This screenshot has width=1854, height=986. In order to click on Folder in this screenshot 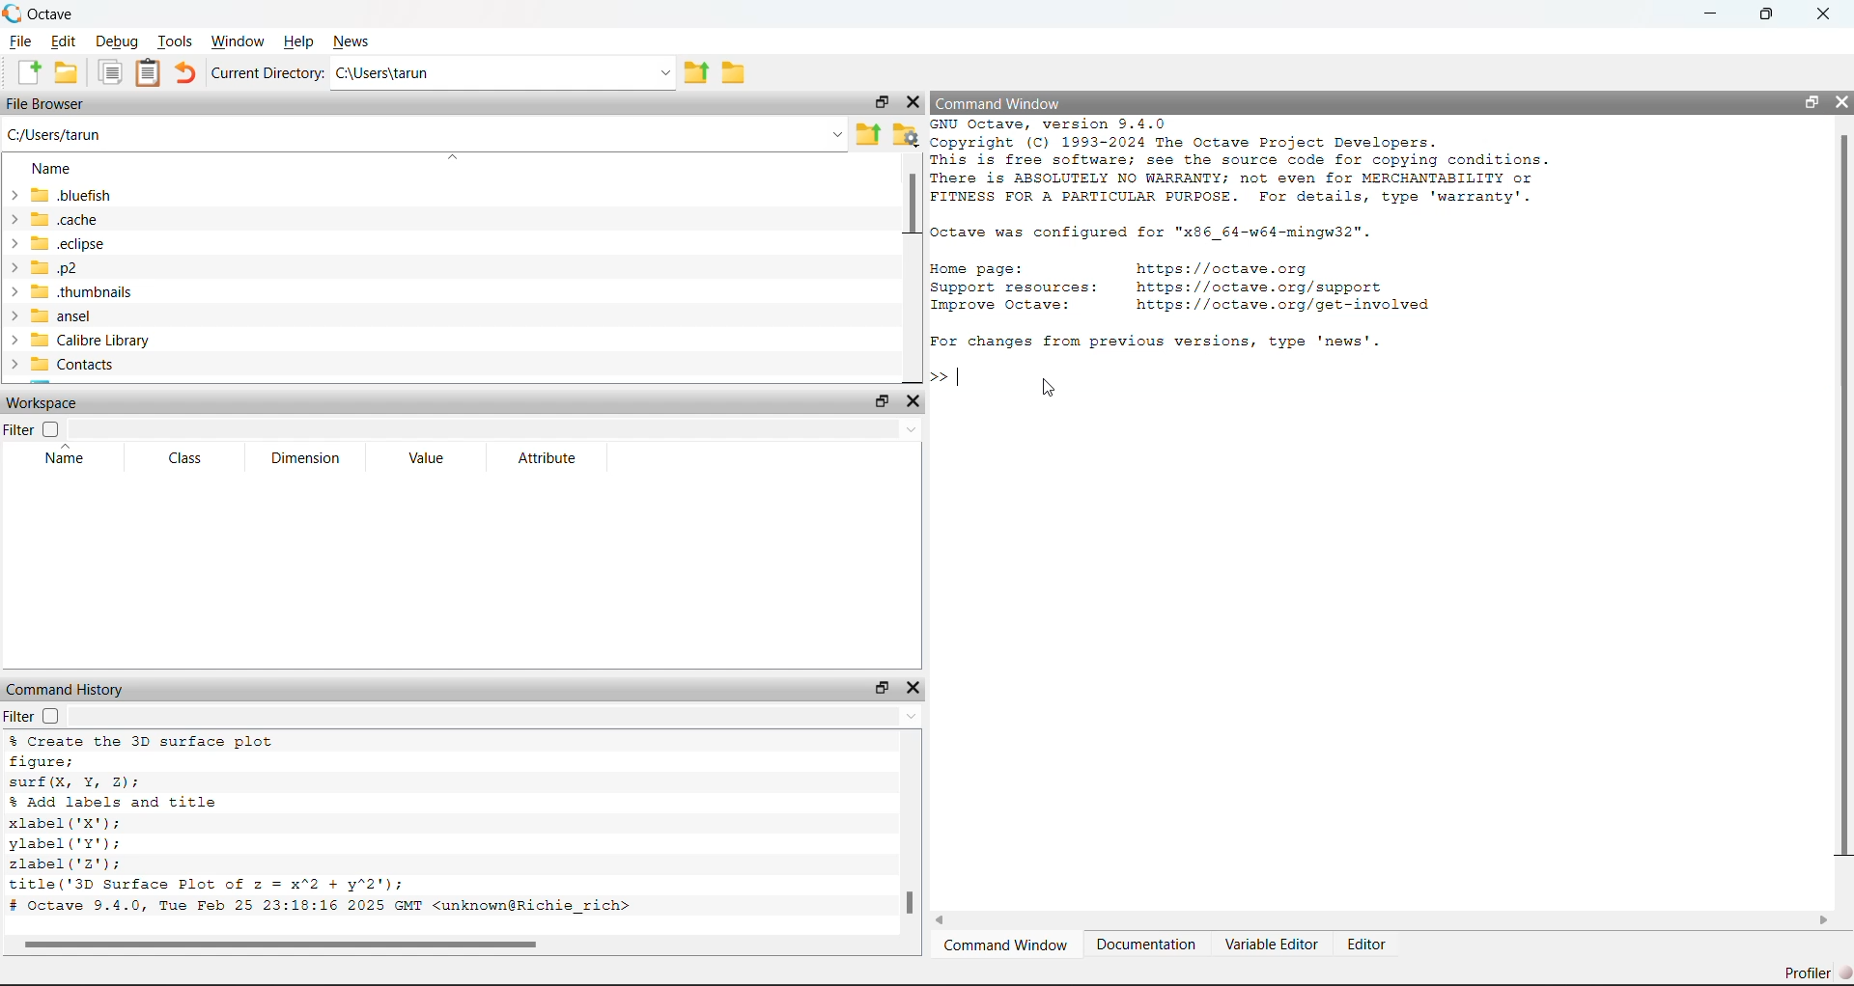, I will do `click(736, 72)`.